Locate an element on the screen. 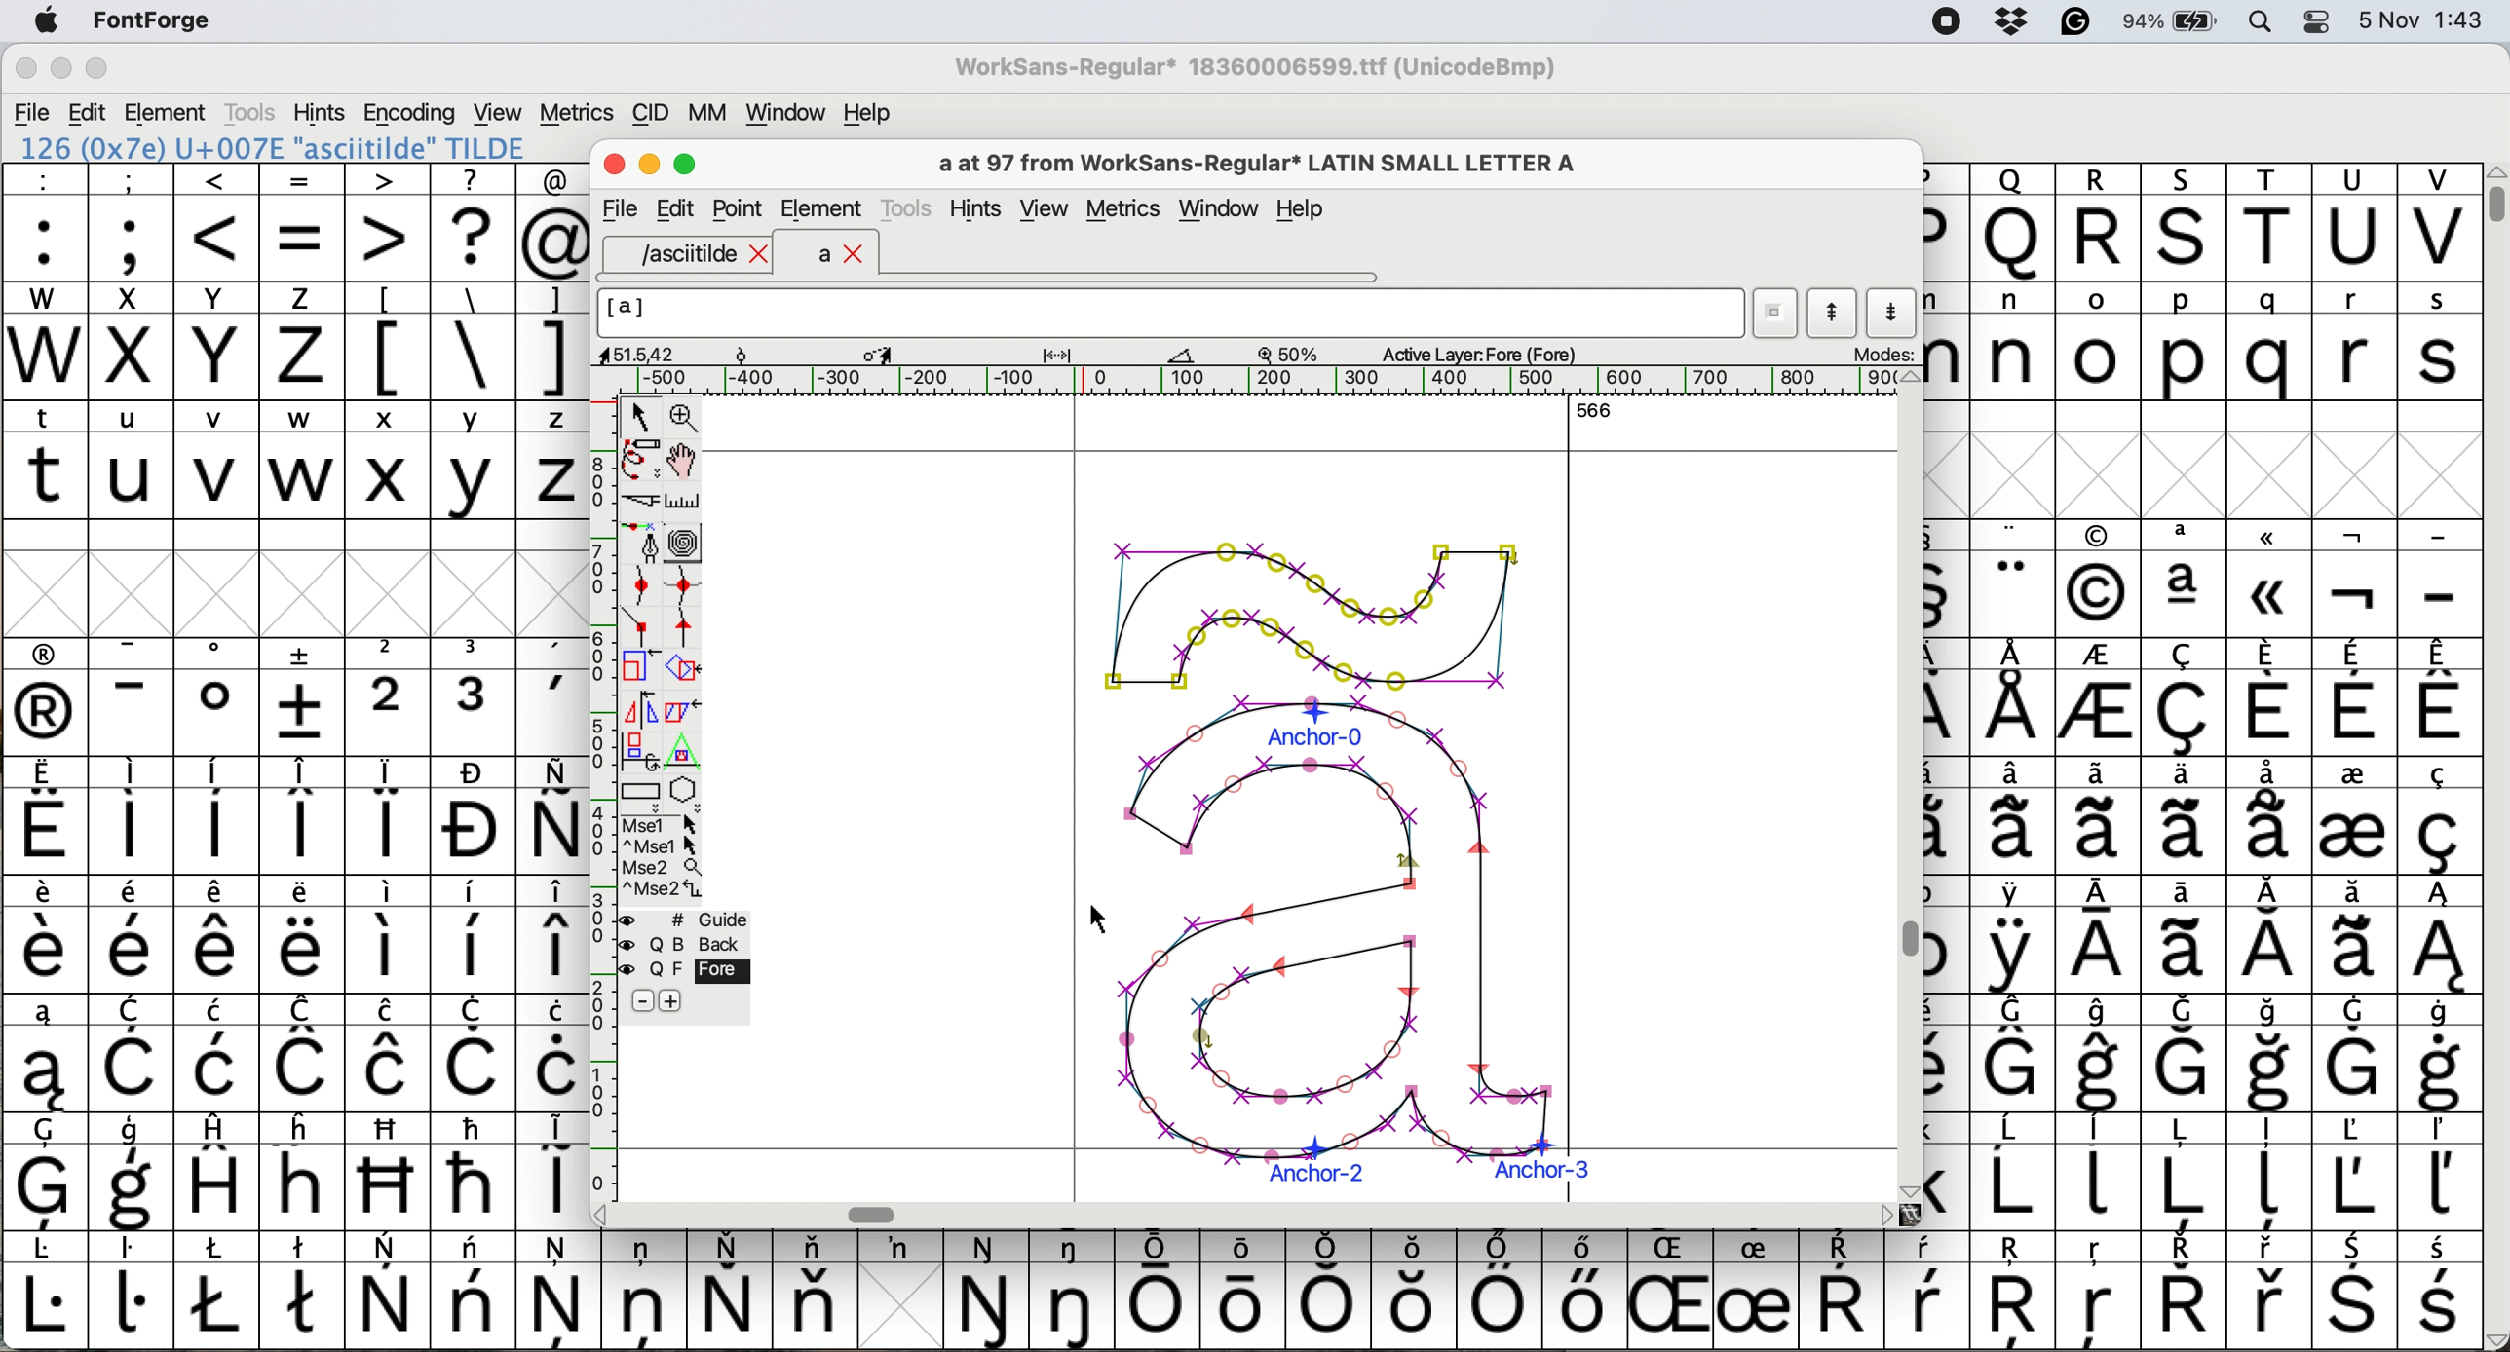  symbol is located at coordinates (2352, 1171).